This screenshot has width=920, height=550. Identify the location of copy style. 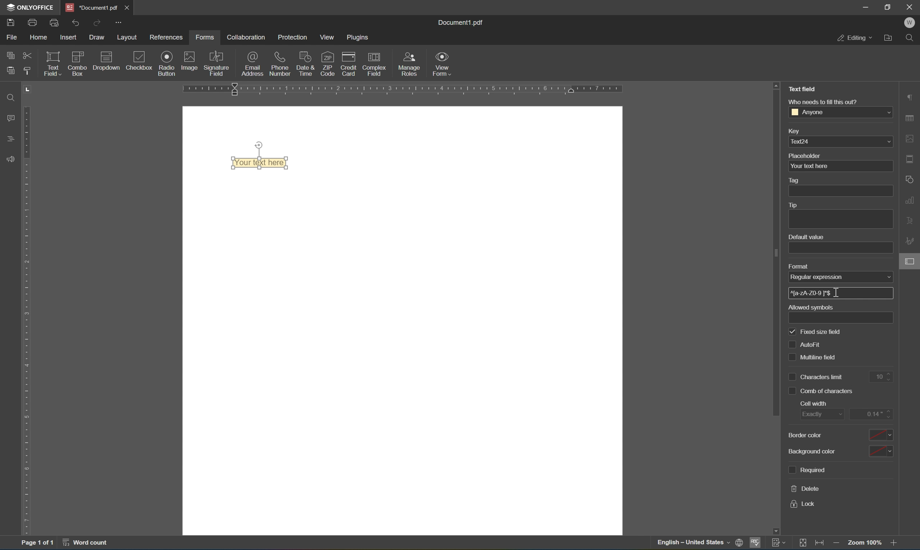
(26, 70).